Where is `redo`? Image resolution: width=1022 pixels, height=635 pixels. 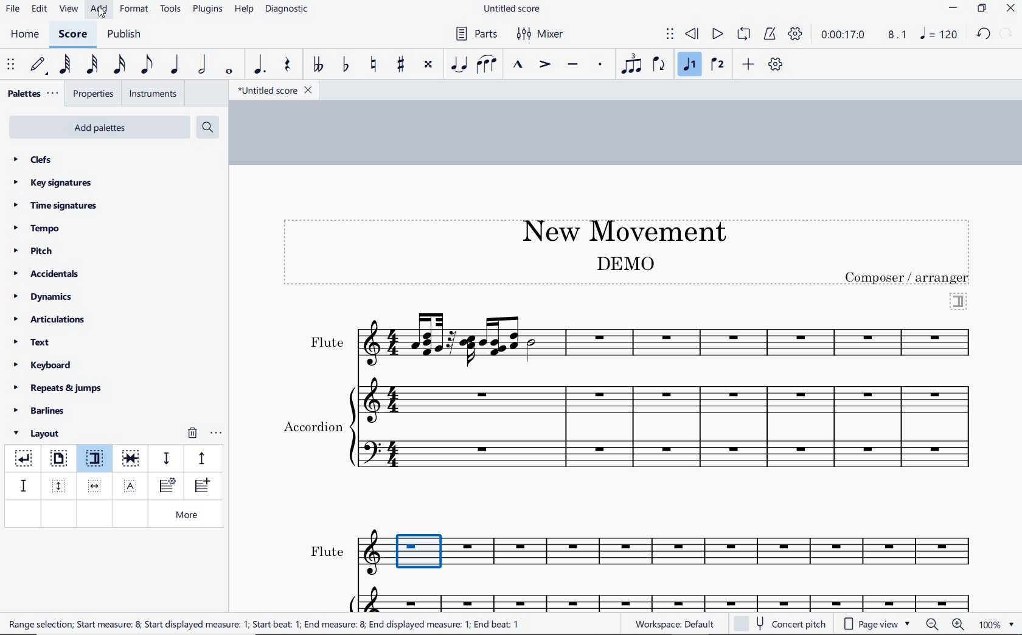 redo is located at coordinates (983, 33).